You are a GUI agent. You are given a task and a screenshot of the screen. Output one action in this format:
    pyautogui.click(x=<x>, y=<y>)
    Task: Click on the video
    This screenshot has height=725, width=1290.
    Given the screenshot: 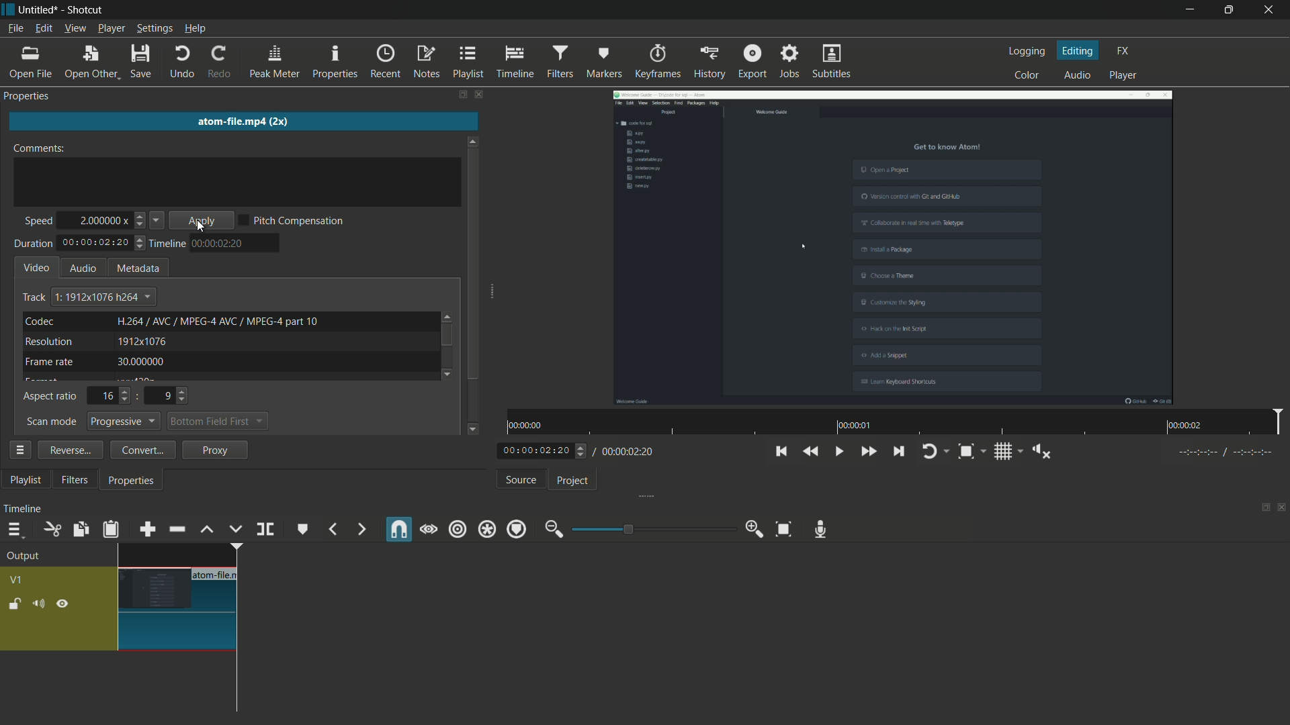 What is the action you would take?
    pyautogui.click(x=37, y=267)
    